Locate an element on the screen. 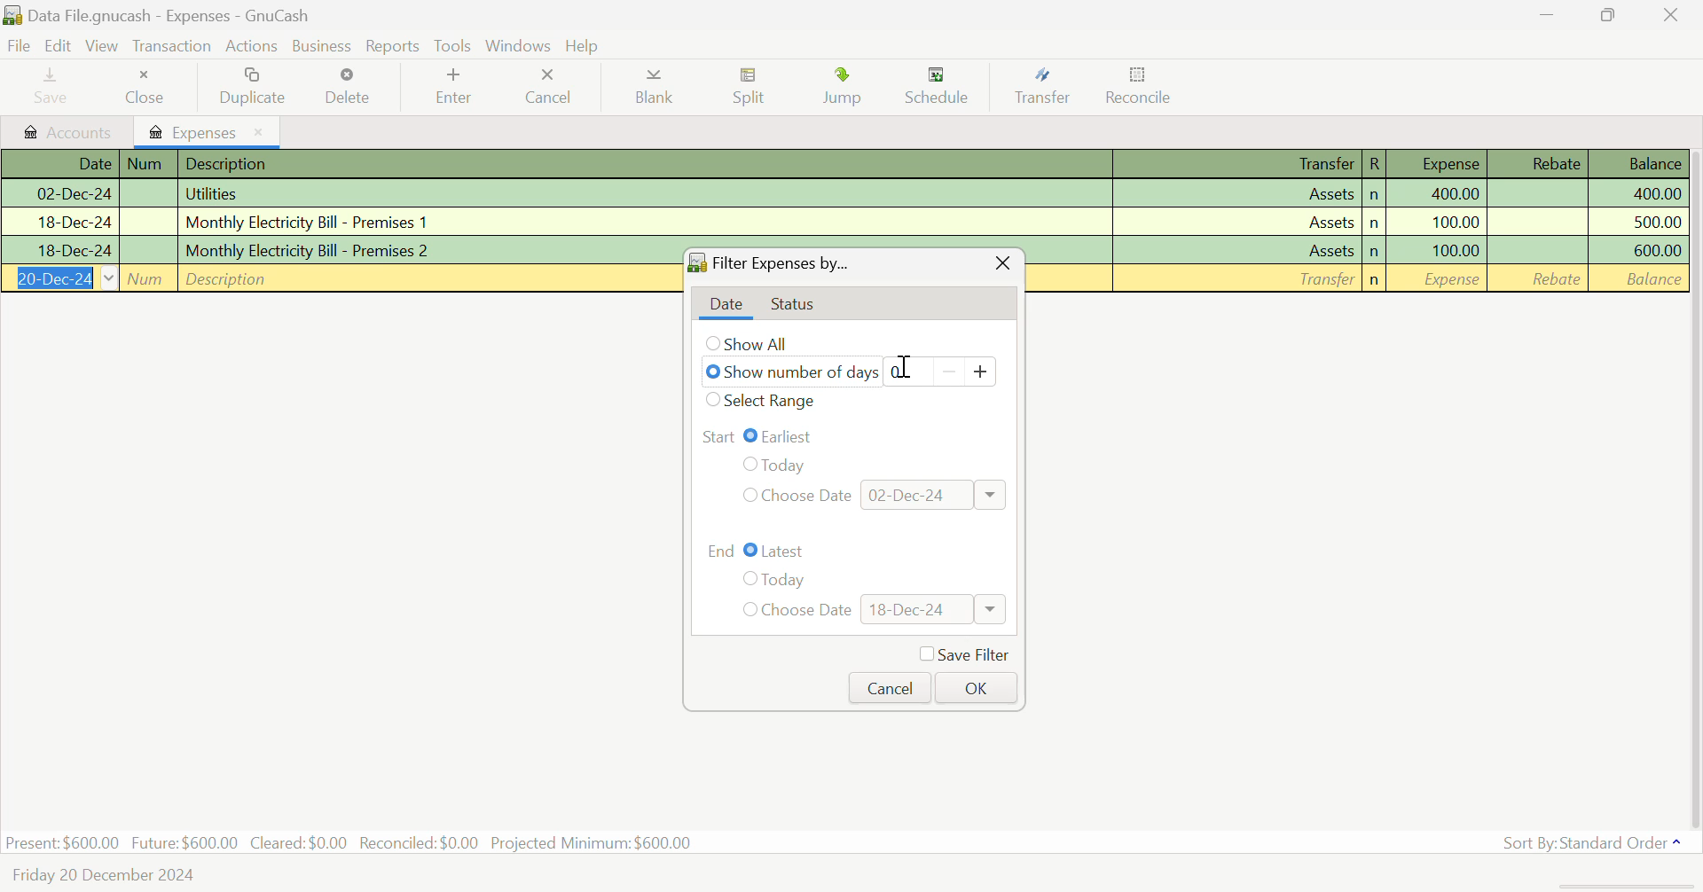 This screenshot has width=1703, height=892. Premises 1 Bill is located at coordinates (645, 223).